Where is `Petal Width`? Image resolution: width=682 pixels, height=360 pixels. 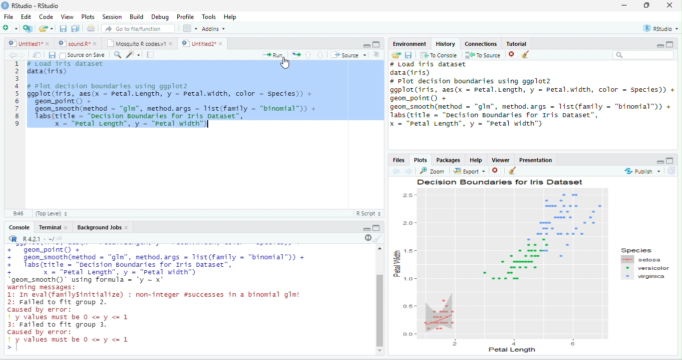
Petal Width is located at coordinates (396, 263).